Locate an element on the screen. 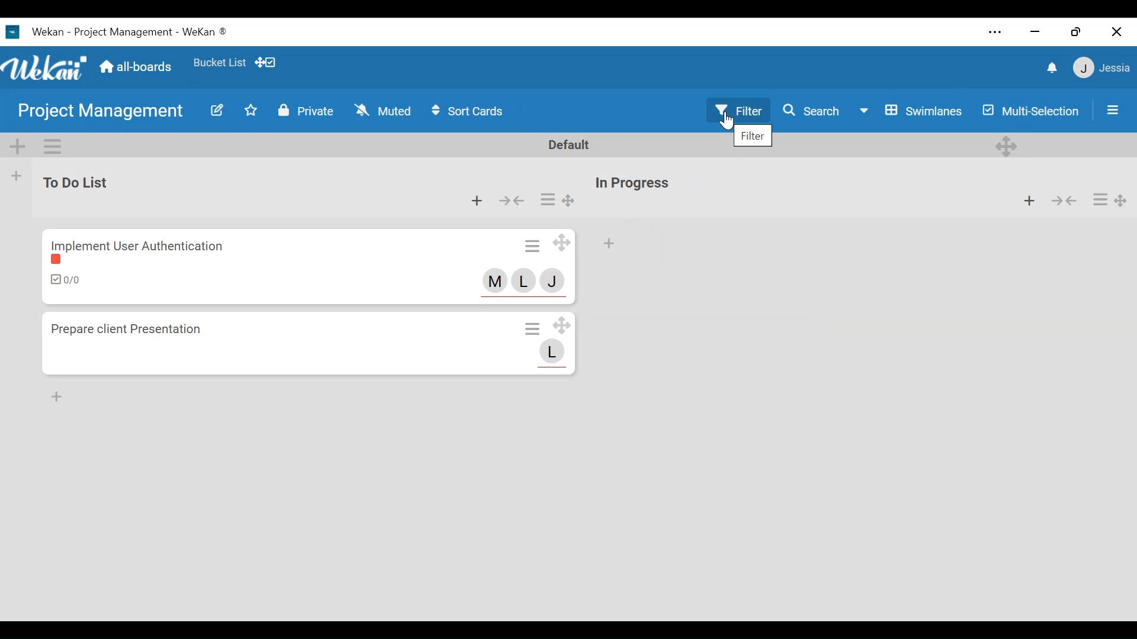 The image size is (1137, 639). Wekan -project management - wekan is located at coordinates (142, 32).